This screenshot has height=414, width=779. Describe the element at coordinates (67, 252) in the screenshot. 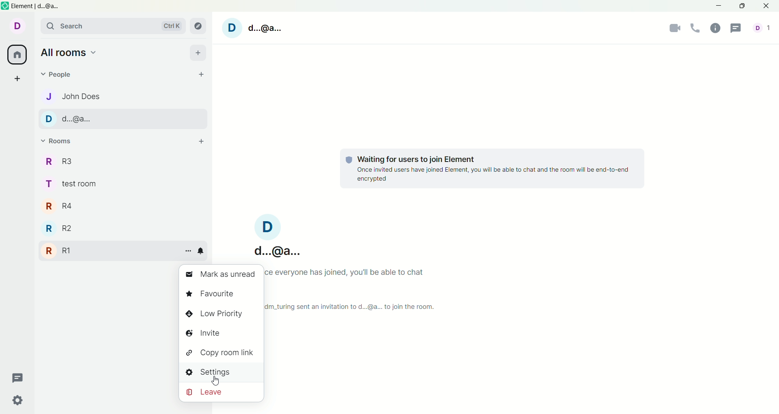

I see `r r1` at that location.